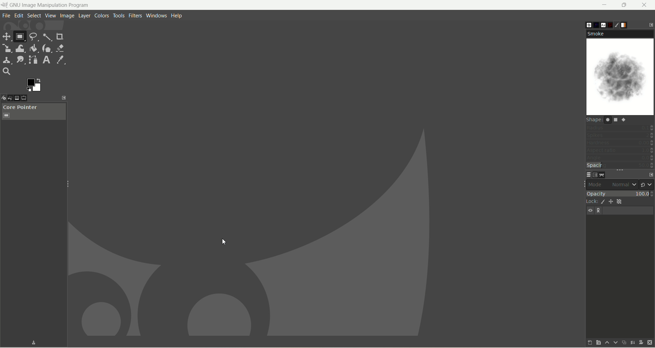 The height and width of the screenshot is (348, 655). What do you see at coordinates (33, 48) in the screenshot?
I see `bucket fill tool` at bounding box center [33, 48].